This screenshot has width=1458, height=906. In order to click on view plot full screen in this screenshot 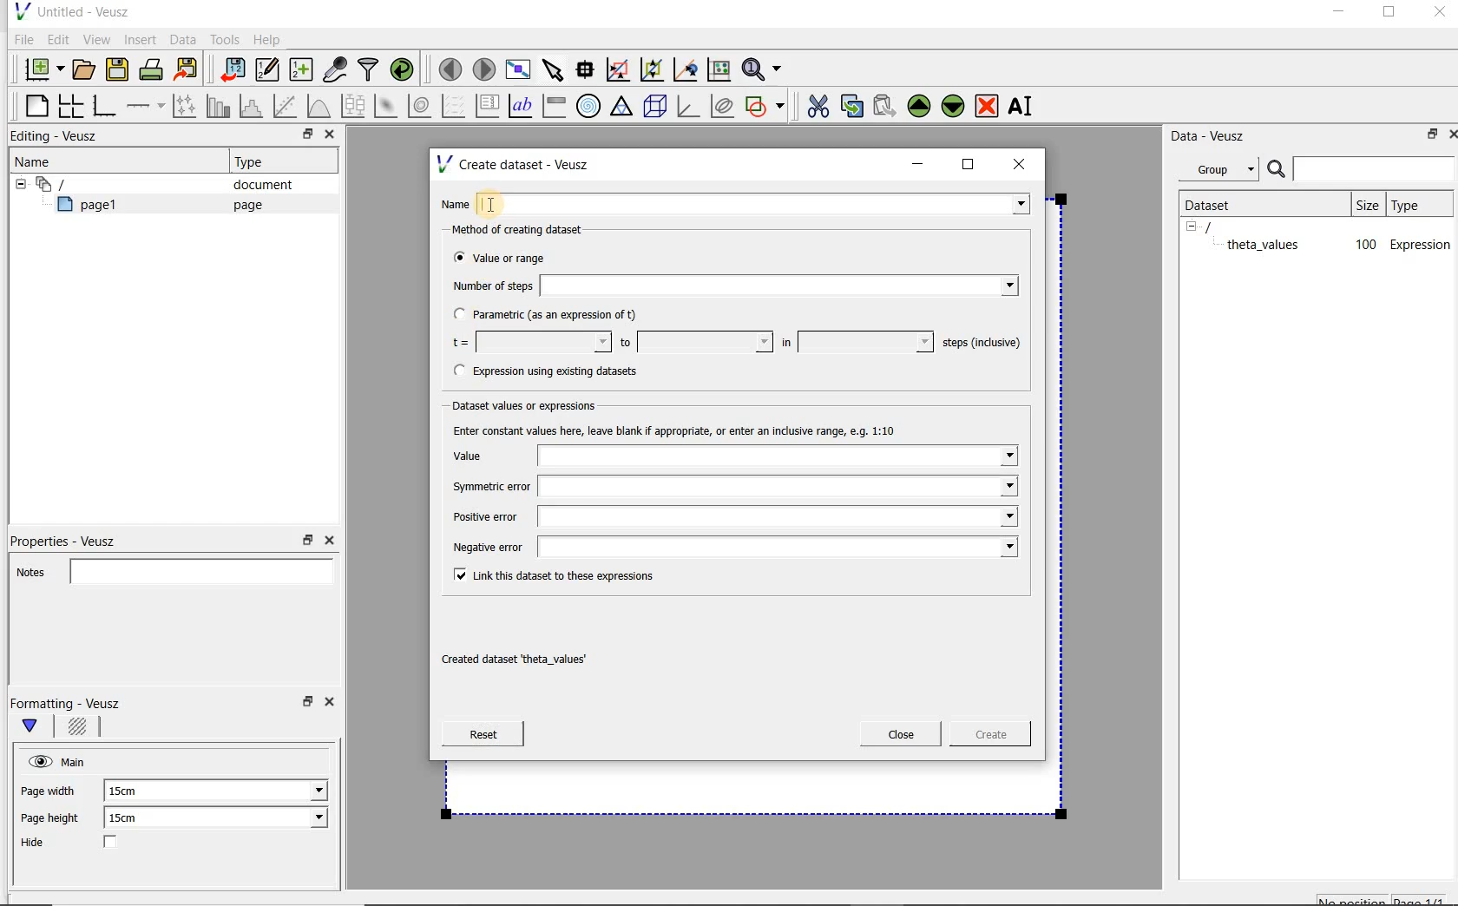, I will do `click(516, 68)`.